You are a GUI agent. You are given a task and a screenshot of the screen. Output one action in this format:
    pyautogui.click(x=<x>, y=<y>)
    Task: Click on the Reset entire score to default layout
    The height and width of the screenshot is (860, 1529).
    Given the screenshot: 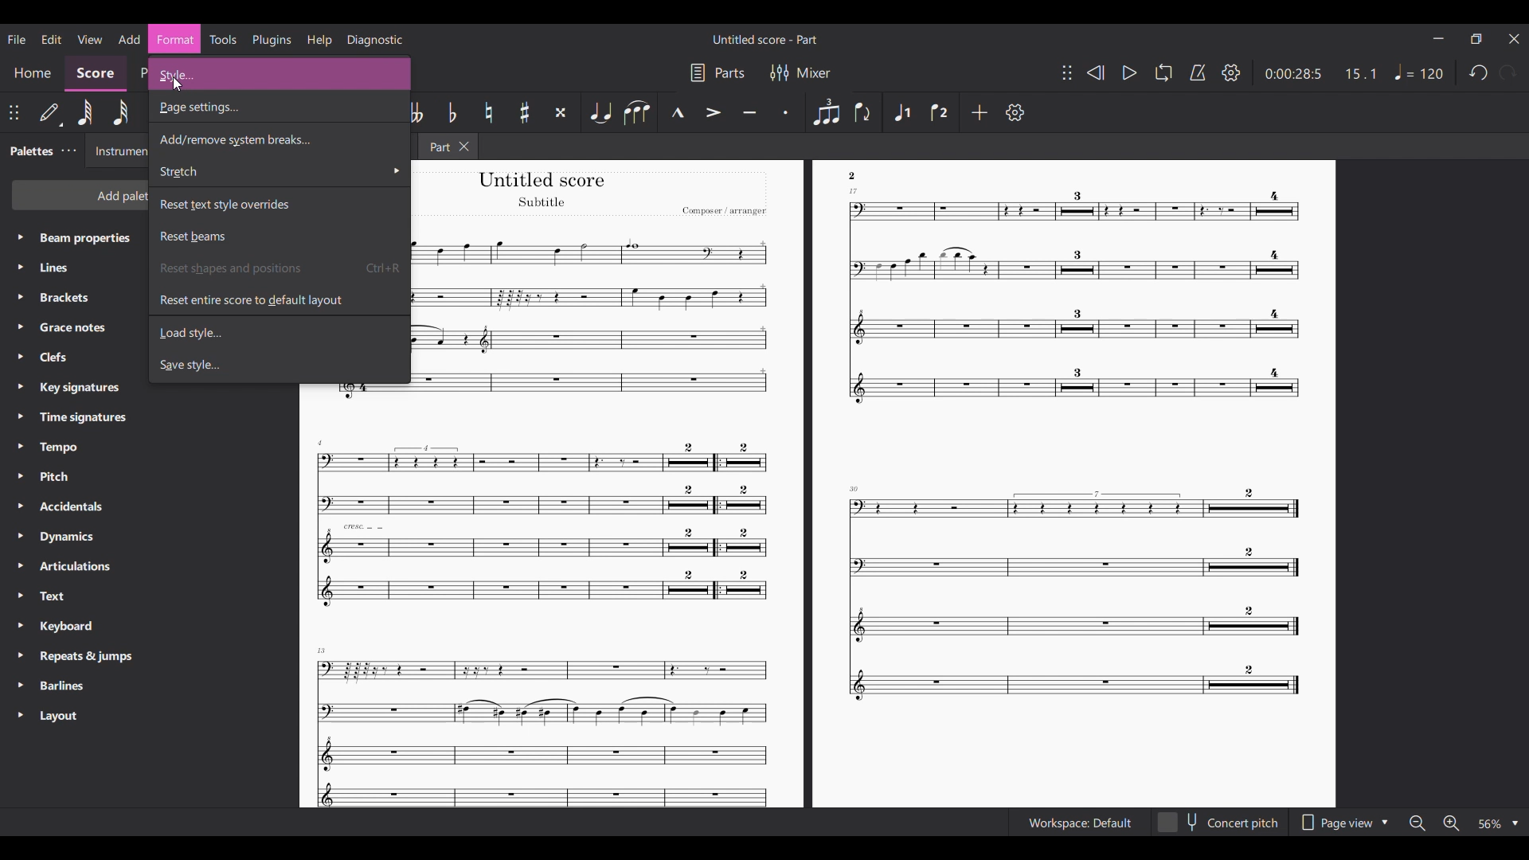 What is the action you would take?
    pyautogui.click(x=279, y=300)
    